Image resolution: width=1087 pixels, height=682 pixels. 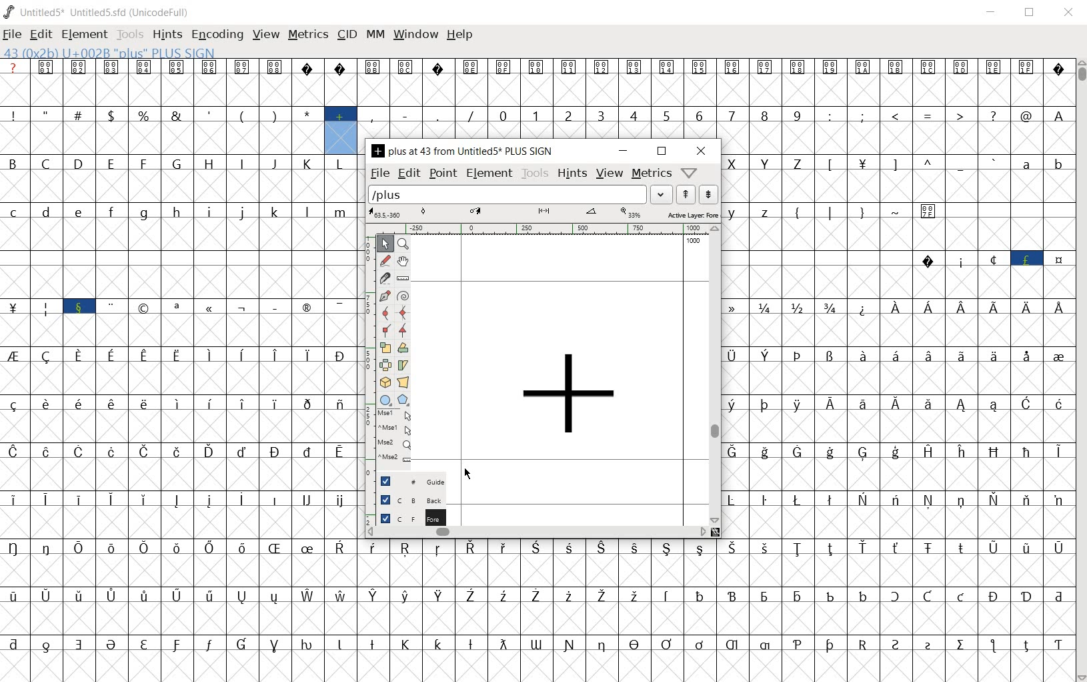 I want to click on perform a perspective transformation on the selection, so click(x=403, y=382).